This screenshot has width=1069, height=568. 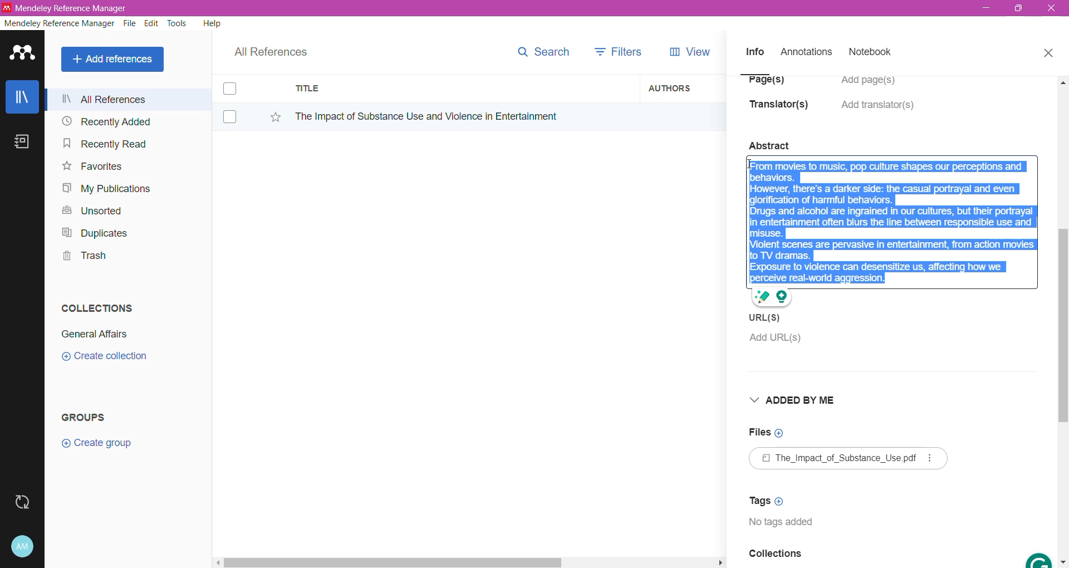 What do you see at coordinates (91, 167) in the screenshot?
I see `Favorites` at bounding box center [91, 167].